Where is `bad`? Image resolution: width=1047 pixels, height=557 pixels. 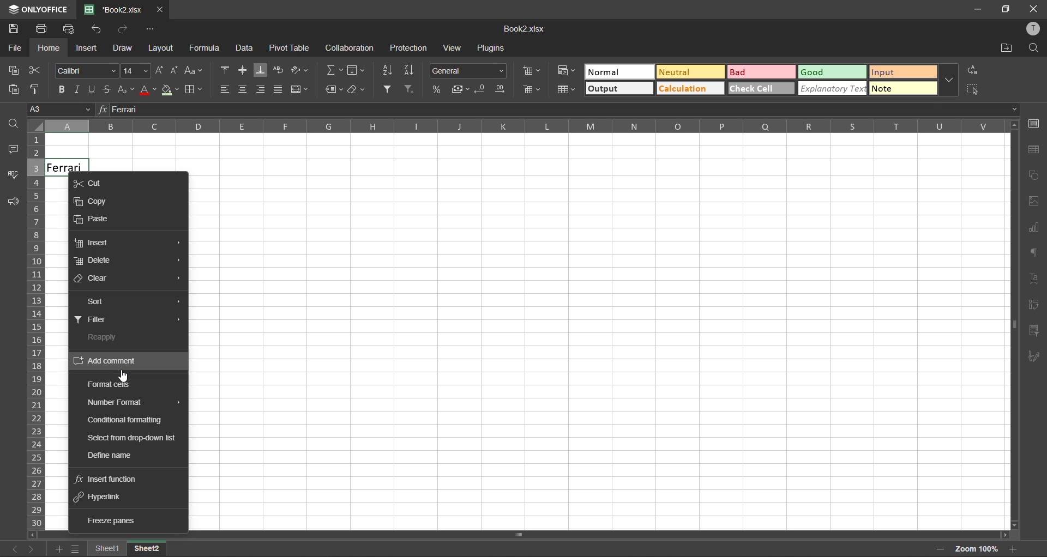
bad is located at coordinates (754, 71).